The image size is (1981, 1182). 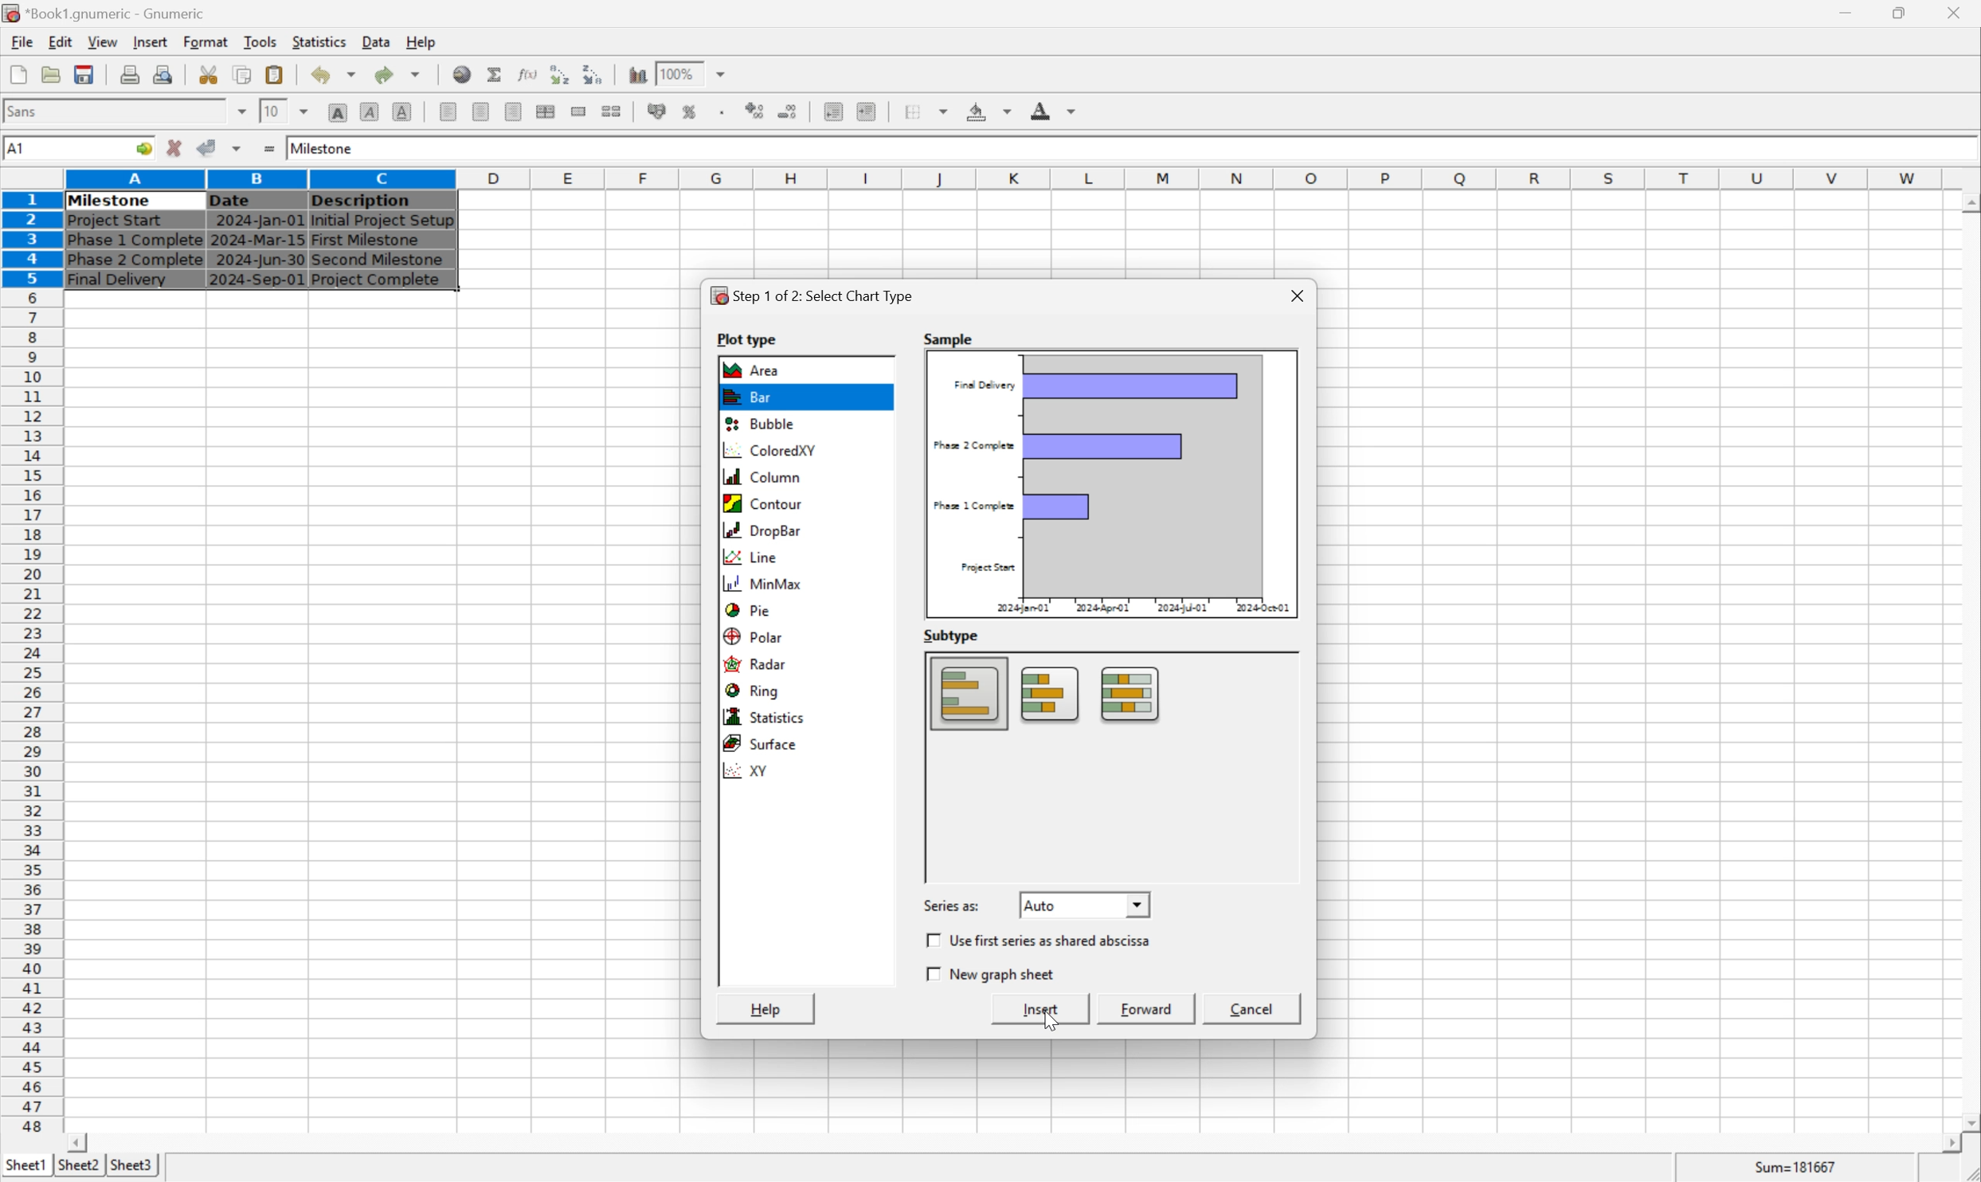 I want to click on area, so click(x=755, y=370).